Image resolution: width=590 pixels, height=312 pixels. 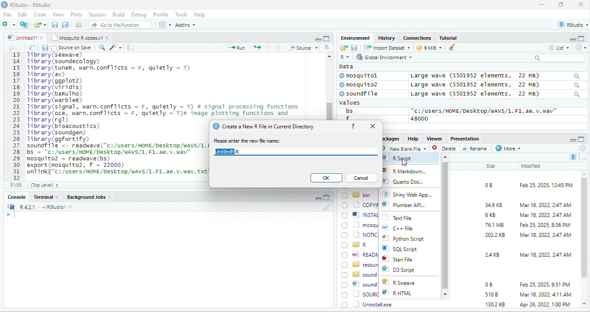 I want to click on SQL Script, so click(x=405, y=249).